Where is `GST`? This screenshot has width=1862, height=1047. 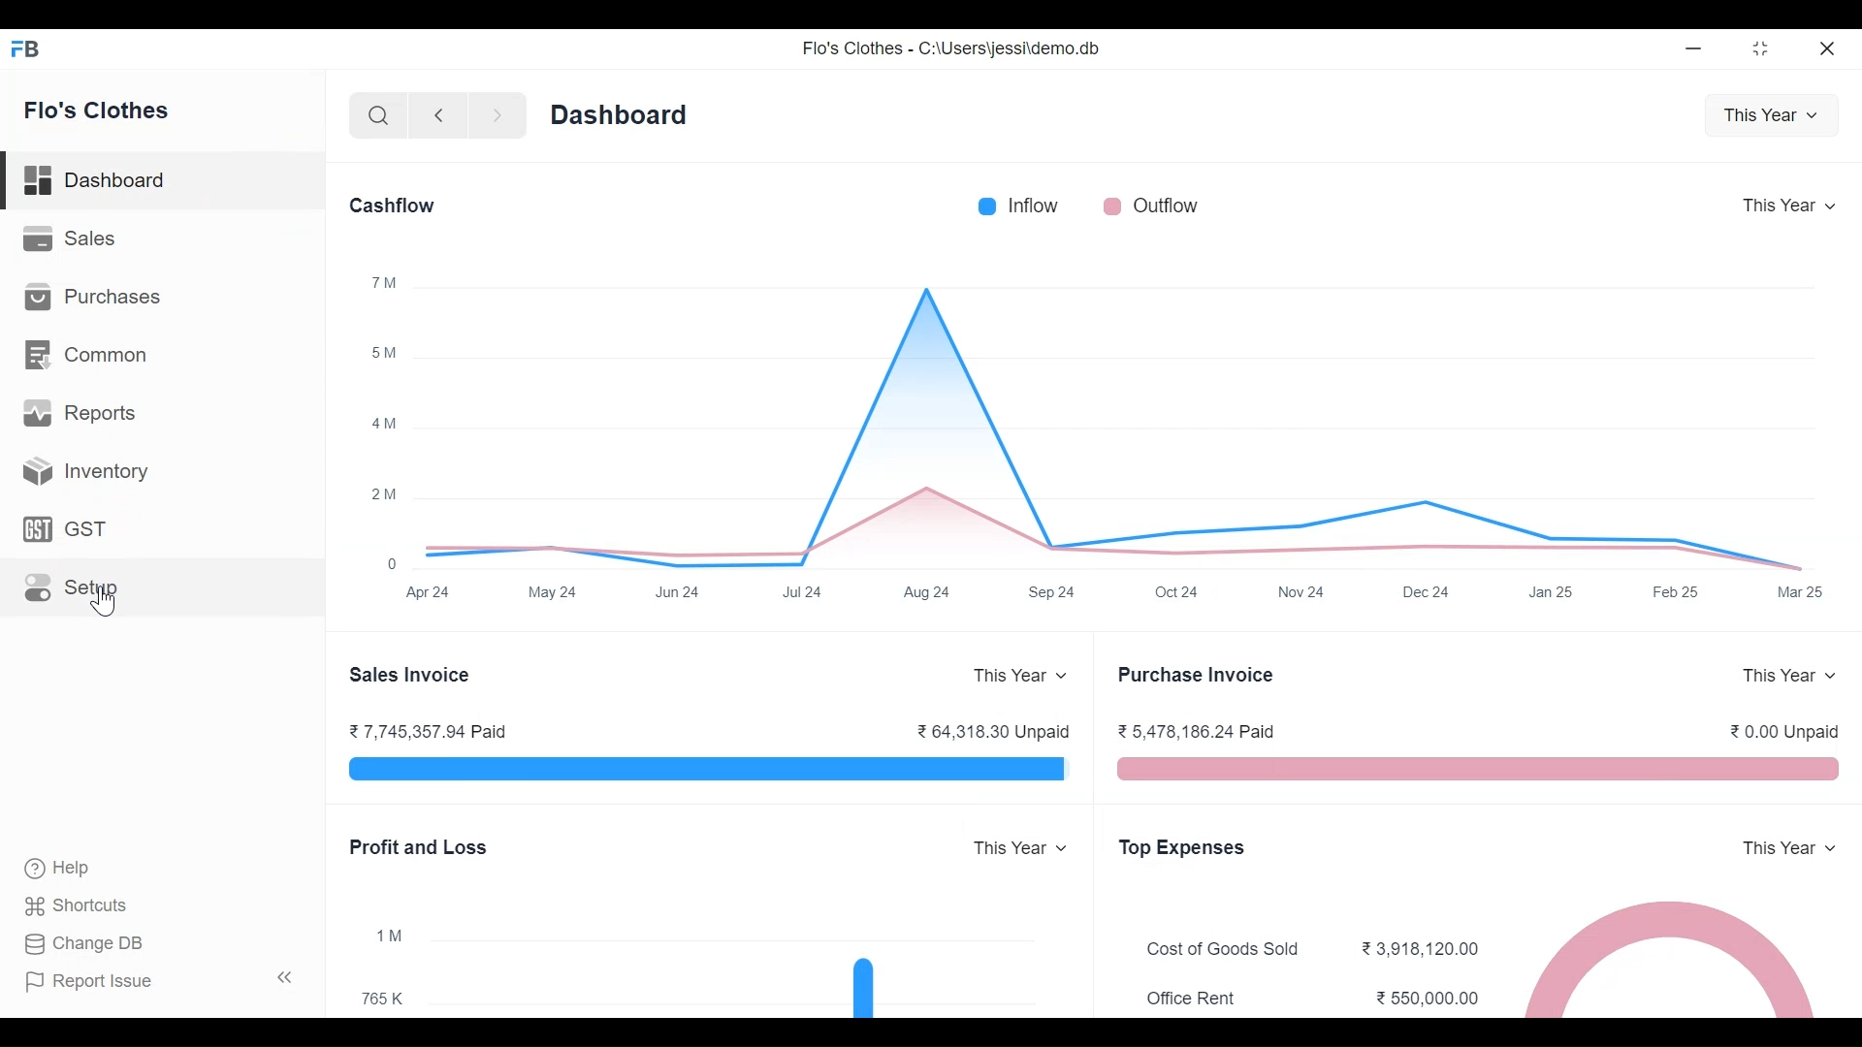
GST is located at coordinates (66, 532).